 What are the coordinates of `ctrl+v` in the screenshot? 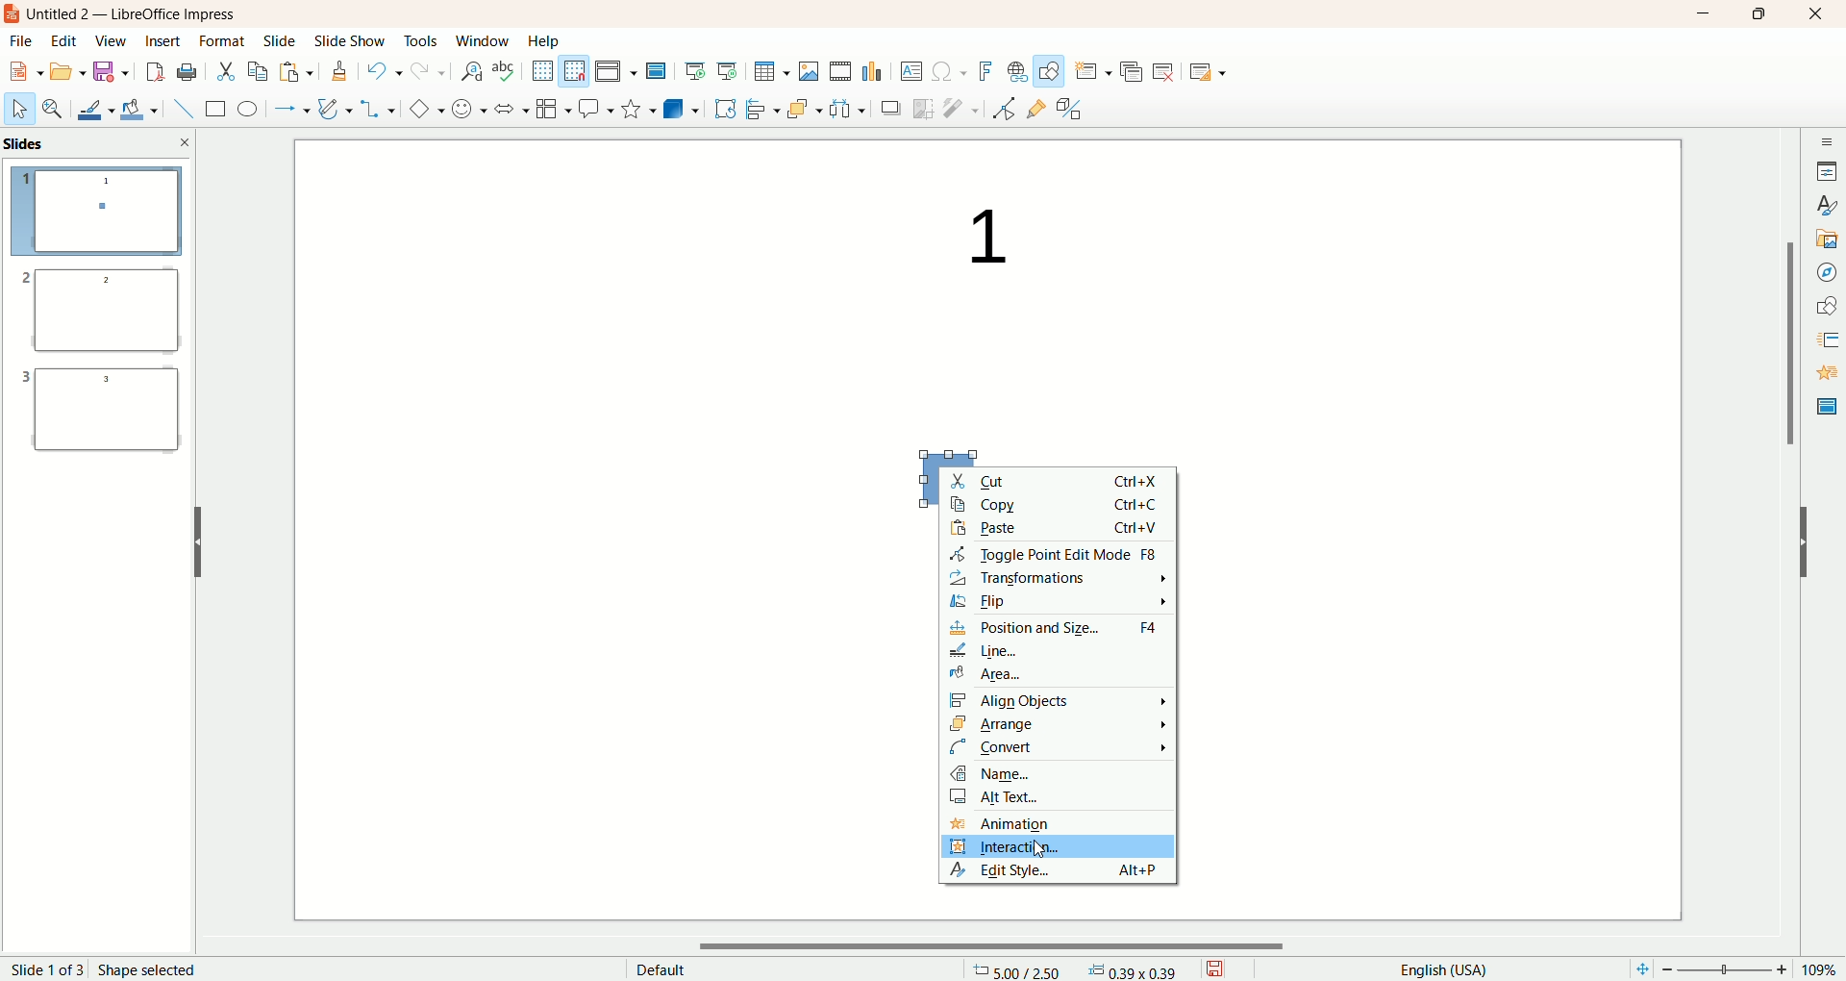 It's located at (1148, 527).